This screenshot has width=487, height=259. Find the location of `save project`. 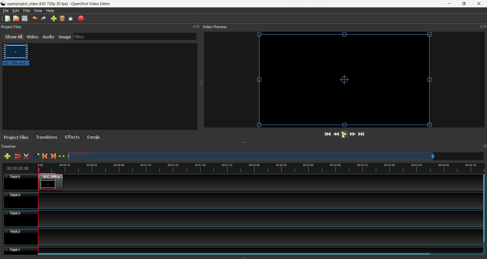

save project is located at coordinates (25, 19).